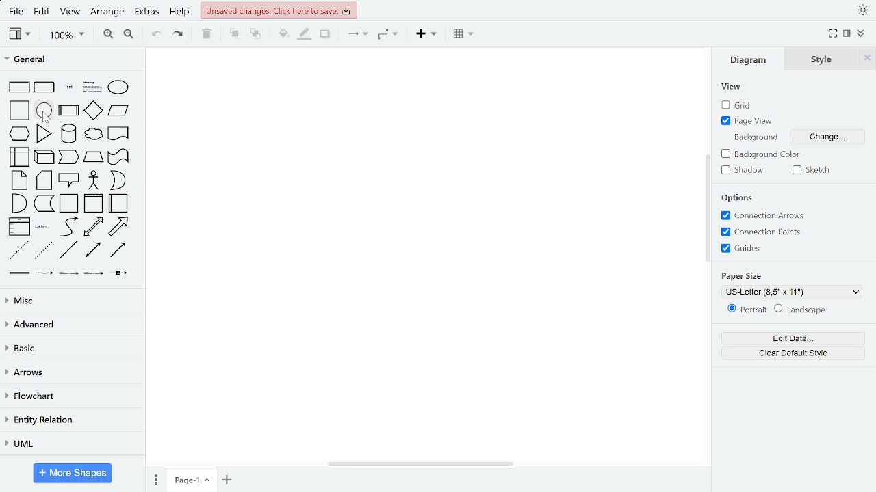 The image size is (876, 492). Describe the element at coordinates (42, 13) in the screenshot. I see `edit` at that location.